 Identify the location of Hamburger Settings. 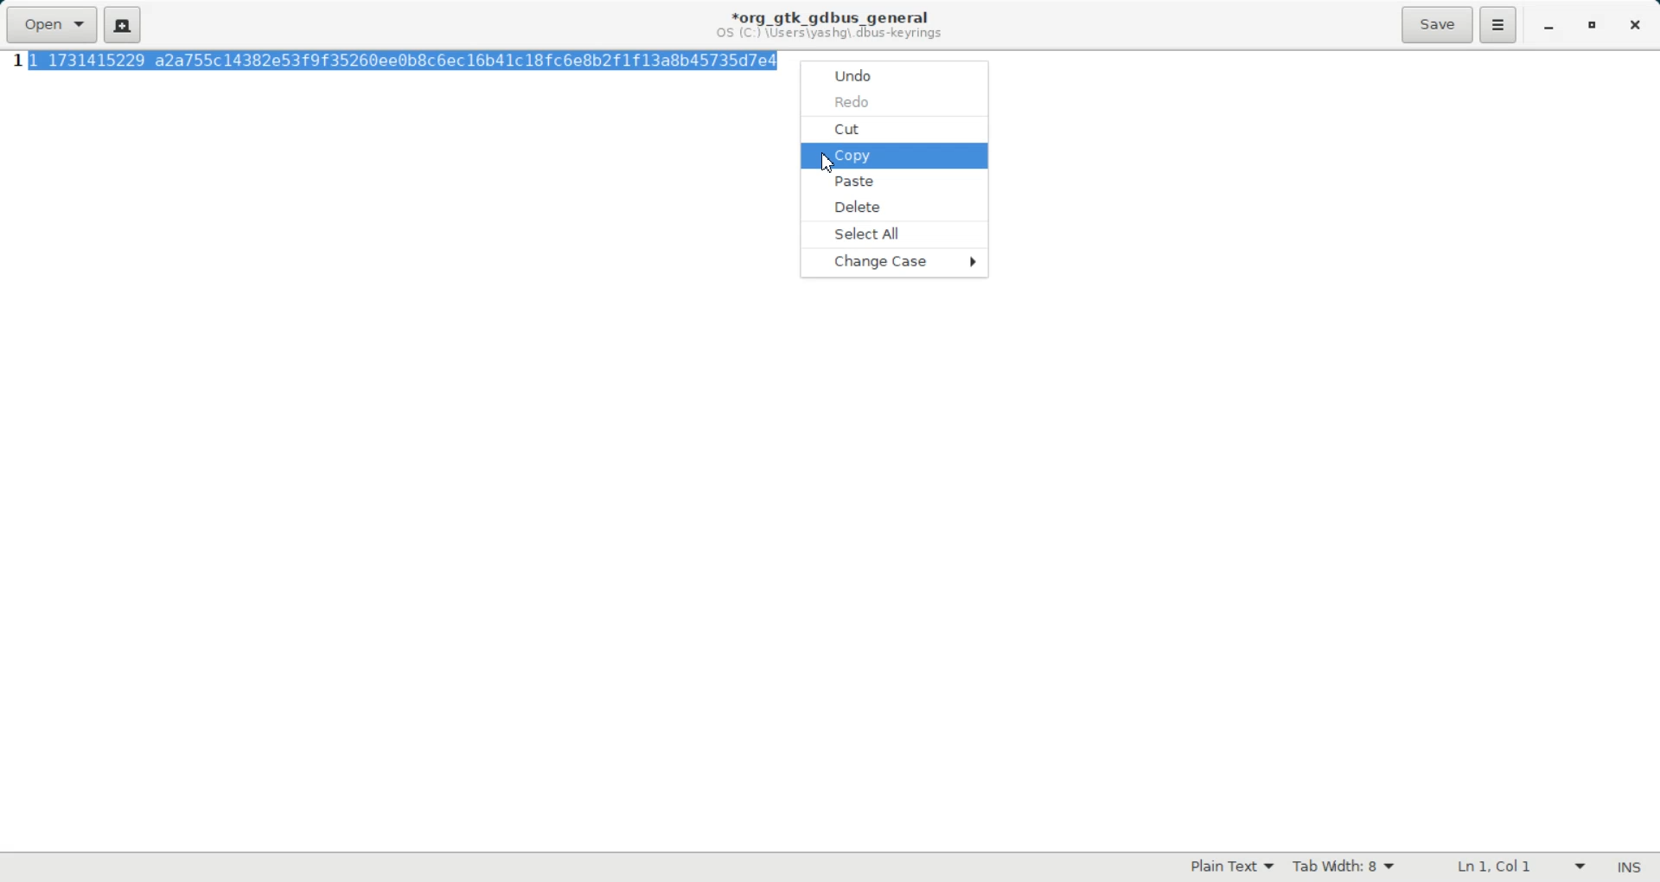
(1498, 24).